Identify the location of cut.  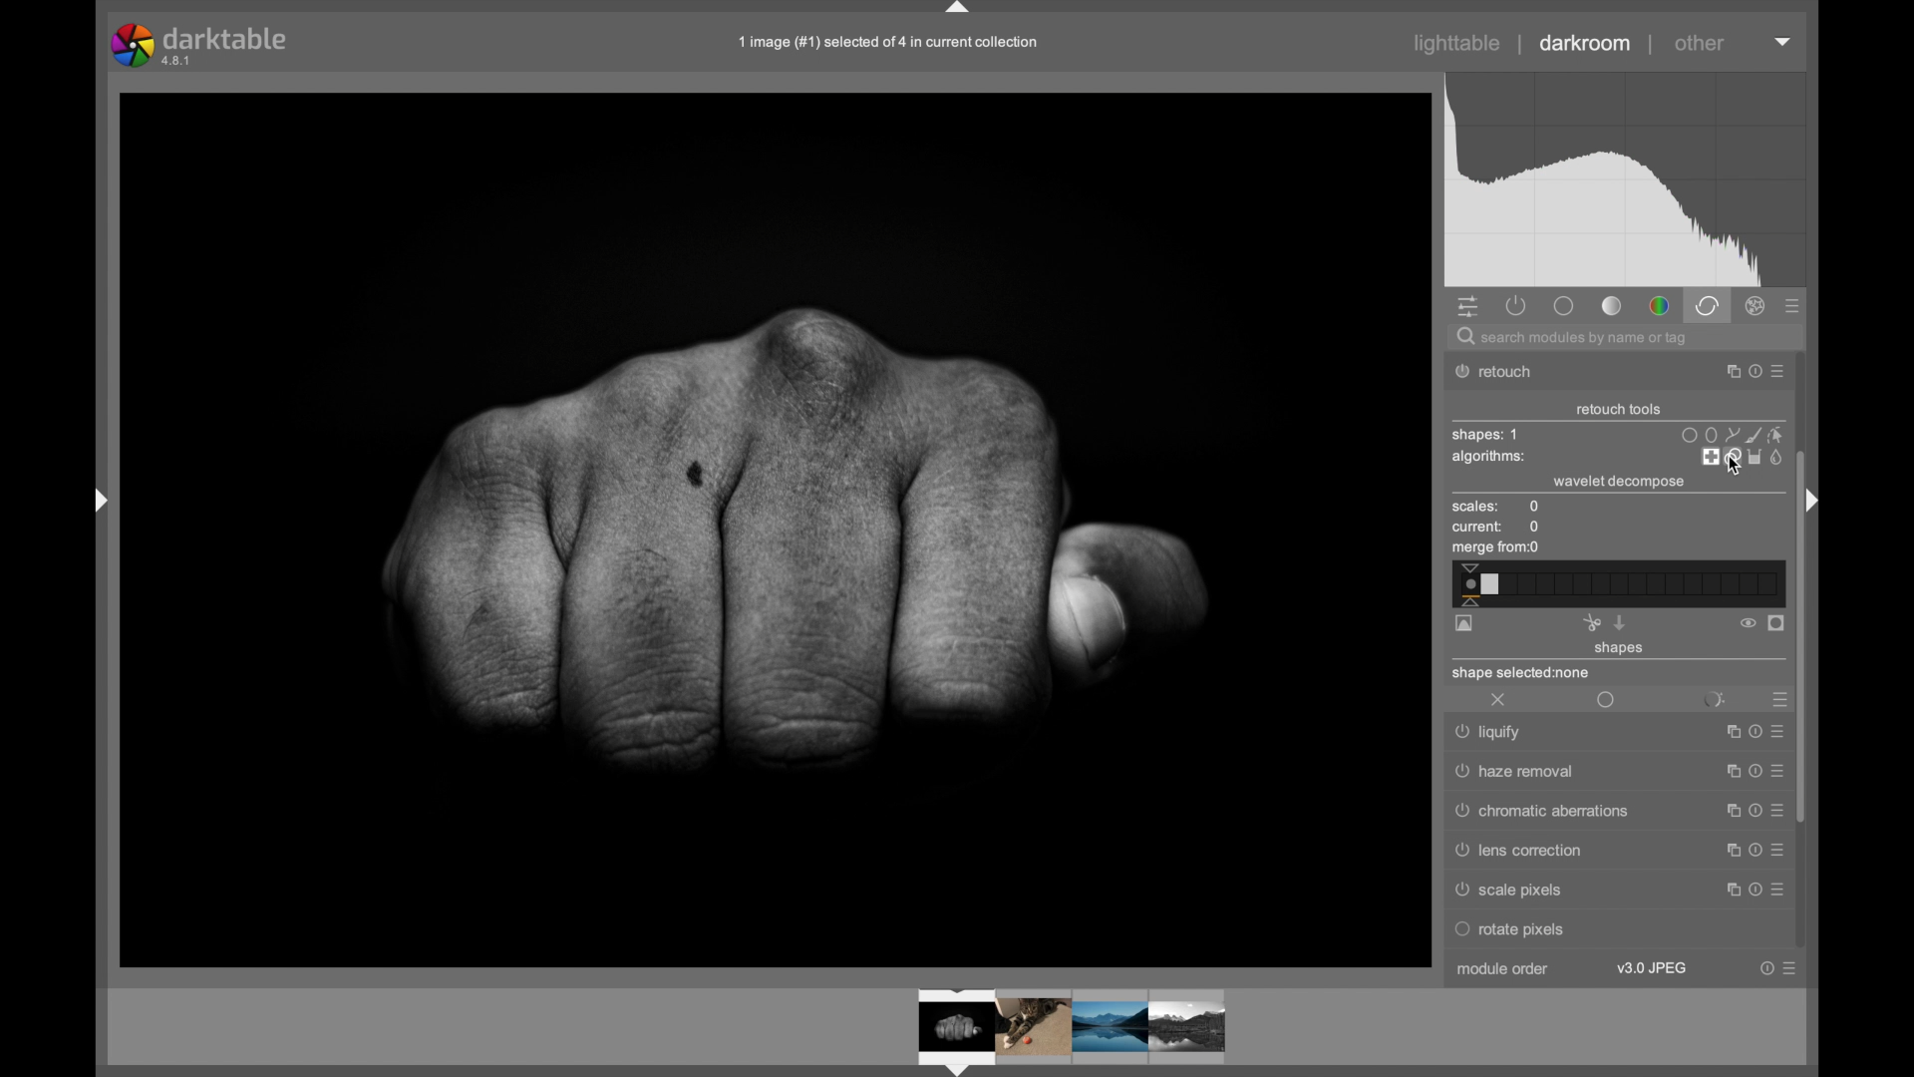
(1591, 622).